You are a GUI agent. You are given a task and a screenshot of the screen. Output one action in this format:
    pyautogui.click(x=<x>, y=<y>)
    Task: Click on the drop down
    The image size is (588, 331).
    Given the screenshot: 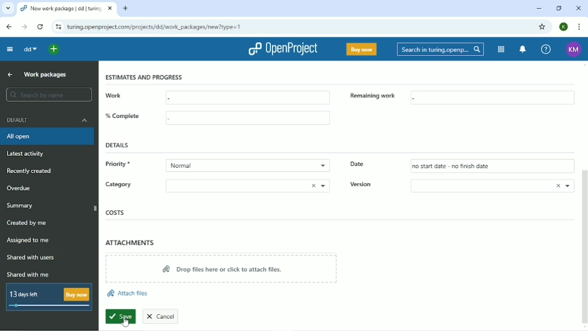 What is the action you would take?
    pyautogui.click(x=568, y=185)
    